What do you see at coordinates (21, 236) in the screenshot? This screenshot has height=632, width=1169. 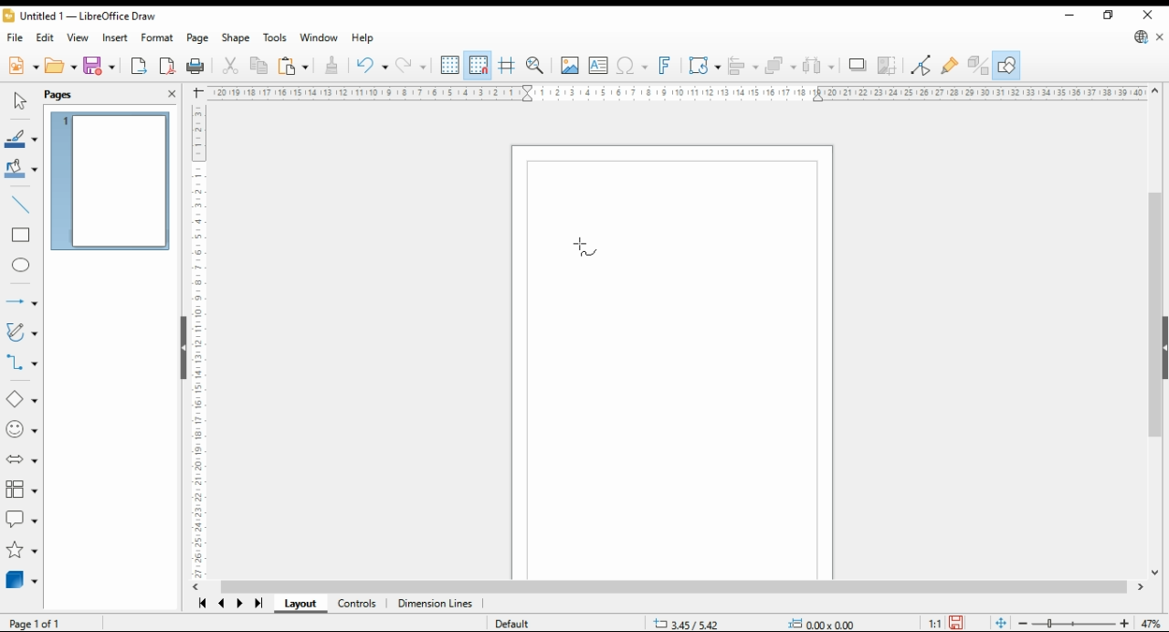 I see `rectangle` at bounding box center [21, 236].